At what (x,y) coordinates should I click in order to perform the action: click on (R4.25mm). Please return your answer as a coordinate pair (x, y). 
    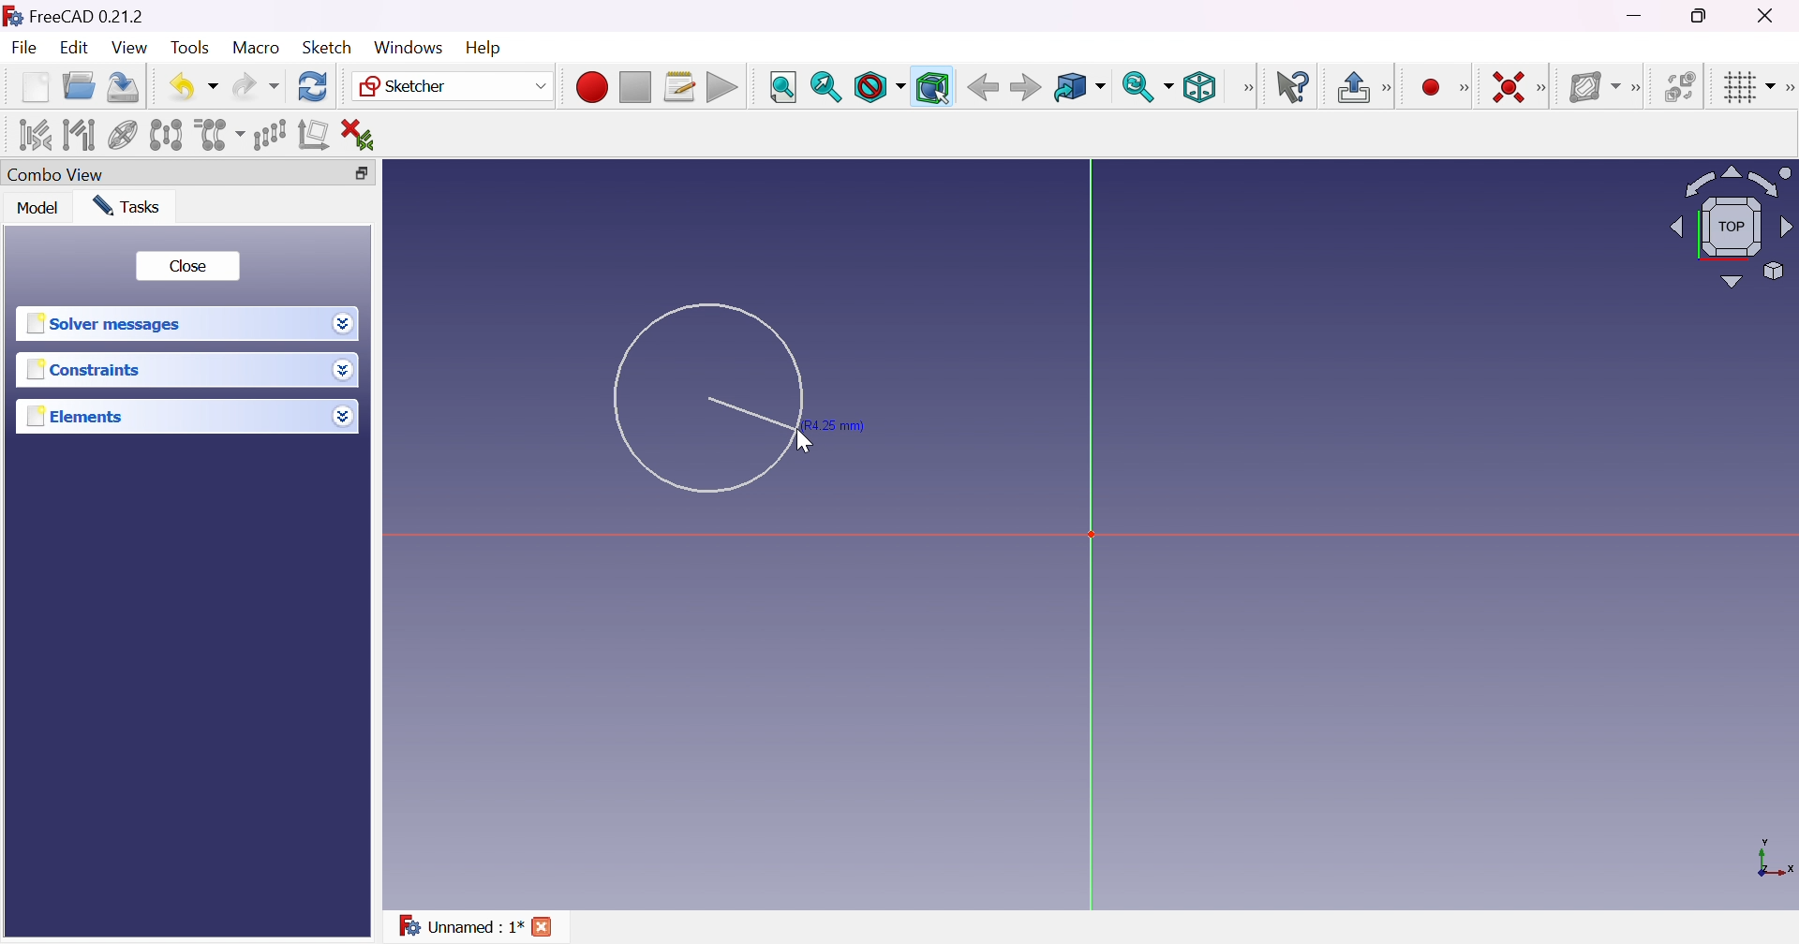
    Looking at the image, I should click on (833, 426).